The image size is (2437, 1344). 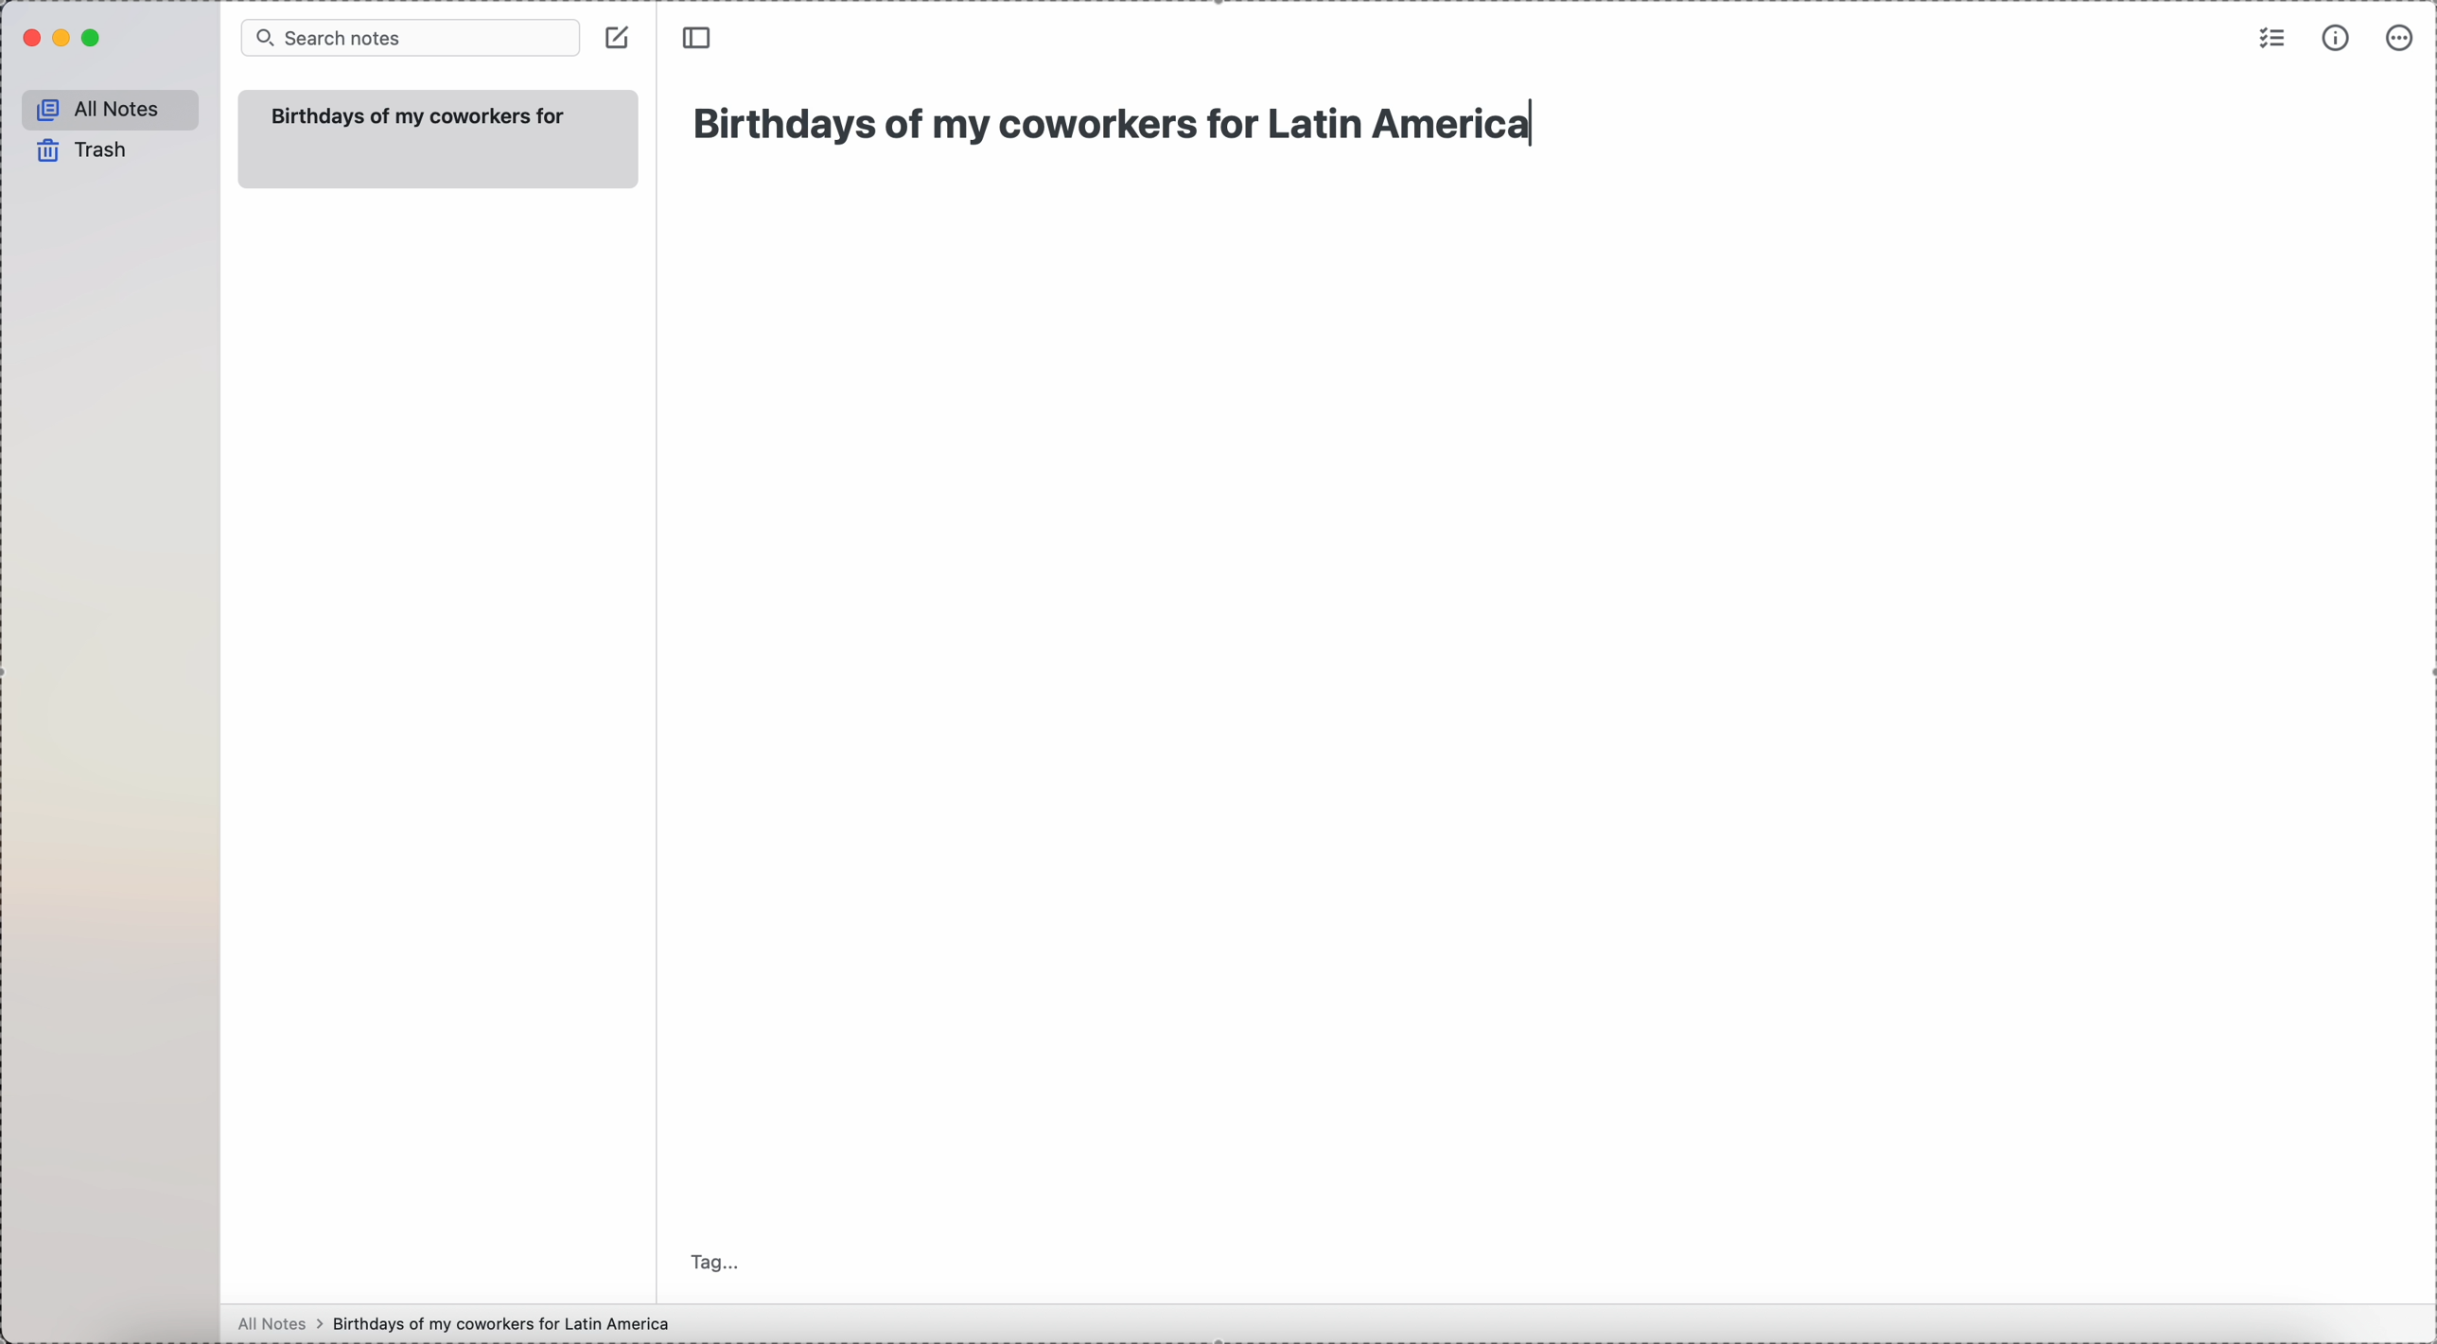 I want to click on minimize Simplenote, so click(x=65, y=40).